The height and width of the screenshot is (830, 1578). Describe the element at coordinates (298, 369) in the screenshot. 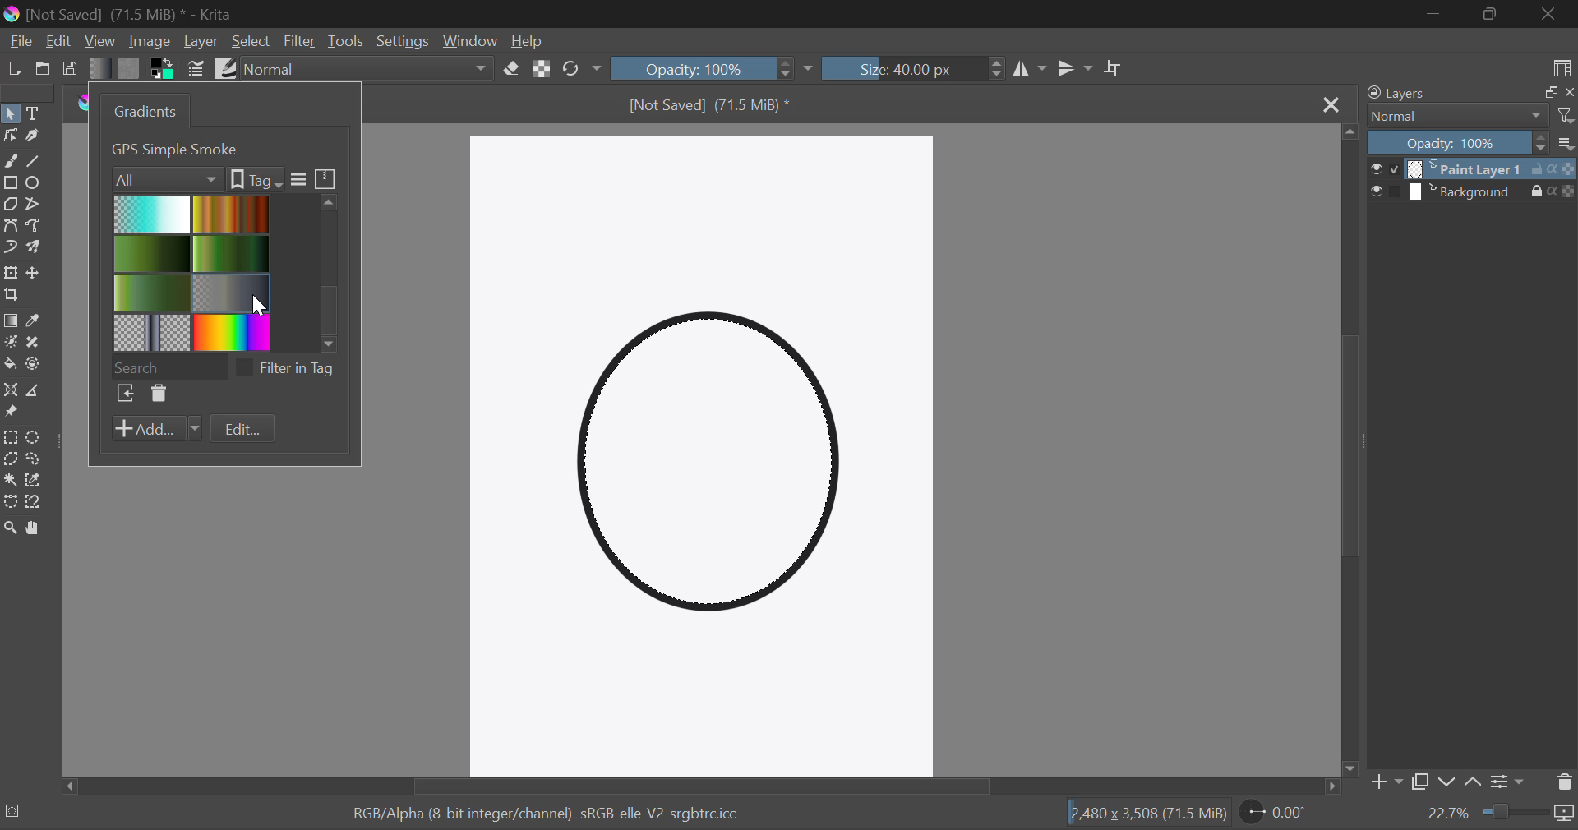

I see `filter in tag` at that location.